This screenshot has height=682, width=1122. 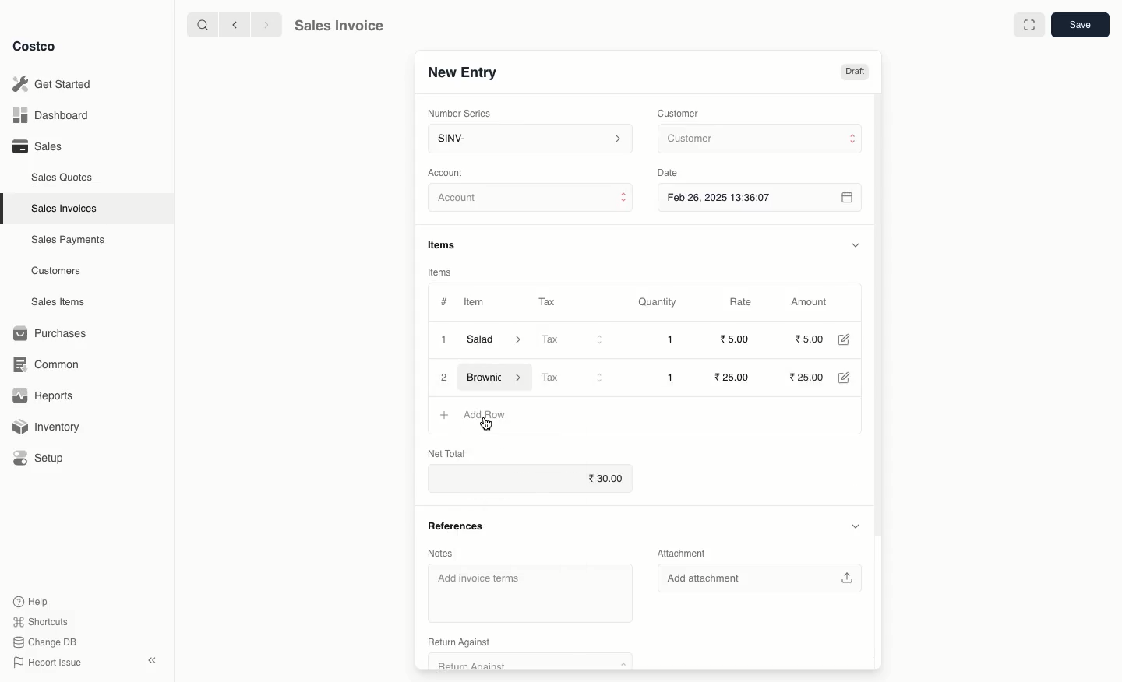 What do you see at coordinates (460, 641) in the screenshot?
I see `Return Against` at bounding box center [460, 641].